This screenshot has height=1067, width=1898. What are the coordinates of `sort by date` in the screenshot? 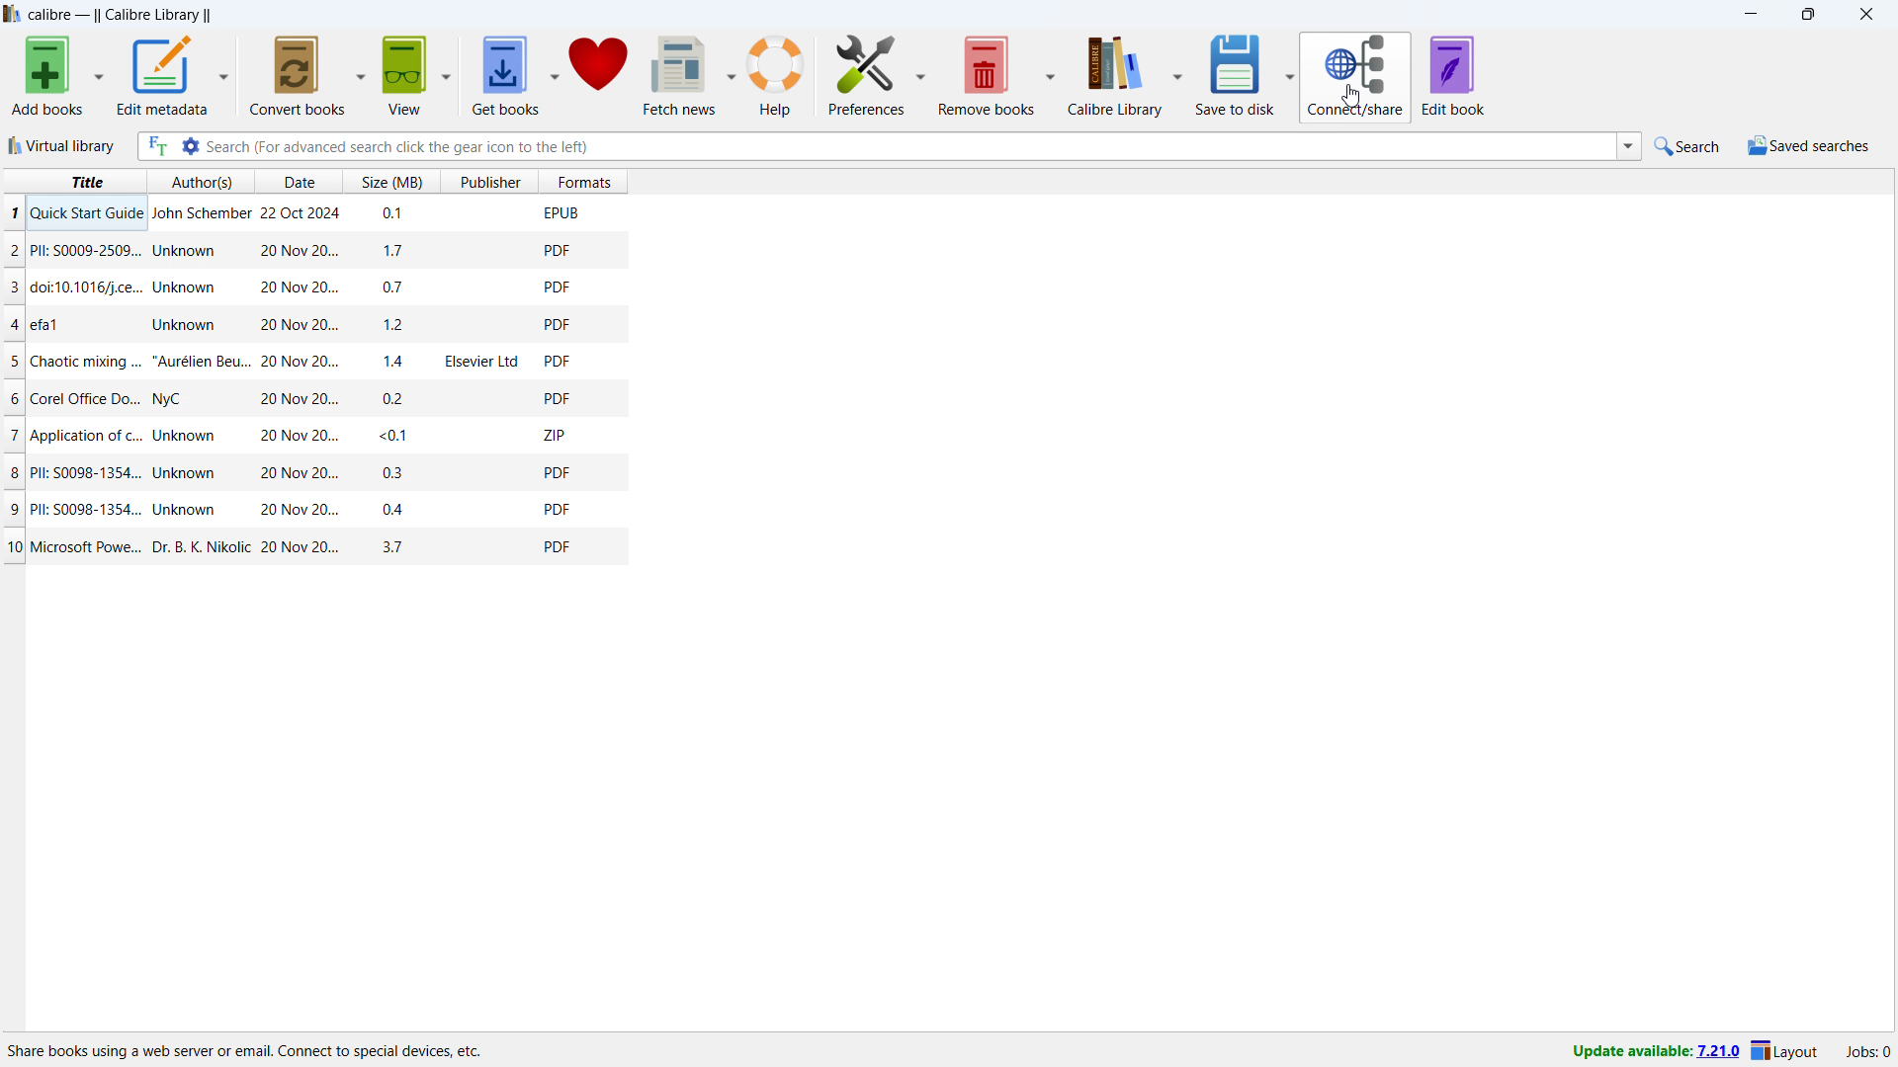 It's located at (299, 181).